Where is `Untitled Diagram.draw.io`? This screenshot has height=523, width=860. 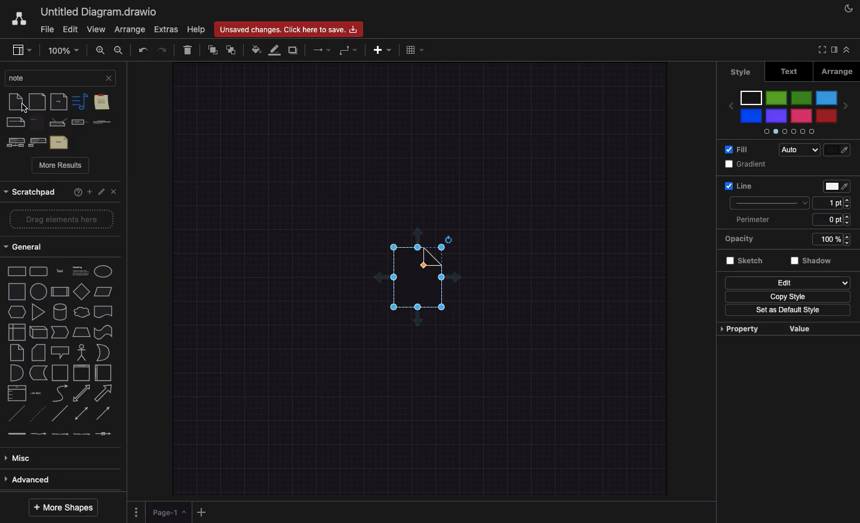 Untitled Diagram.draw.io is located at coordinates (100, 11).